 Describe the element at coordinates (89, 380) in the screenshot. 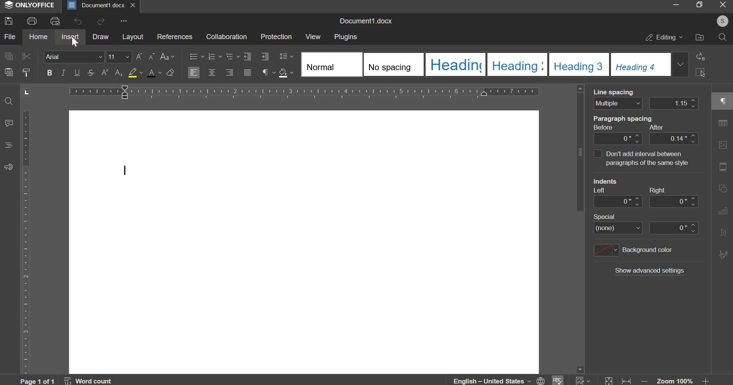

I see `word count` at that location.